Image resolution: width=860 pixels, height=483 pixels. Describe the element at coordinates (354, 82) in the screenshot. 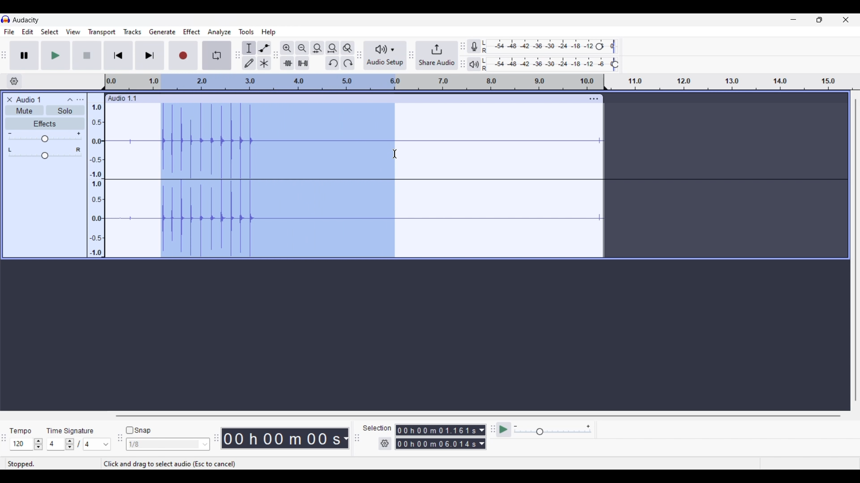

I see `Scale` at that location.